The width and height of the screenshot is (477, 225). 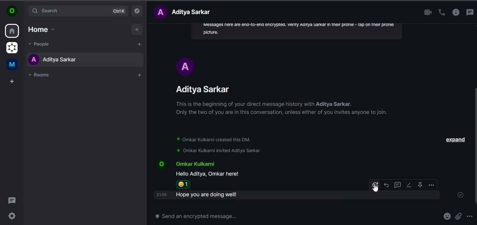 What do you see at coordinates (386, 184) in the screenshot?
I see `reply` at bounding box center [386, 184].